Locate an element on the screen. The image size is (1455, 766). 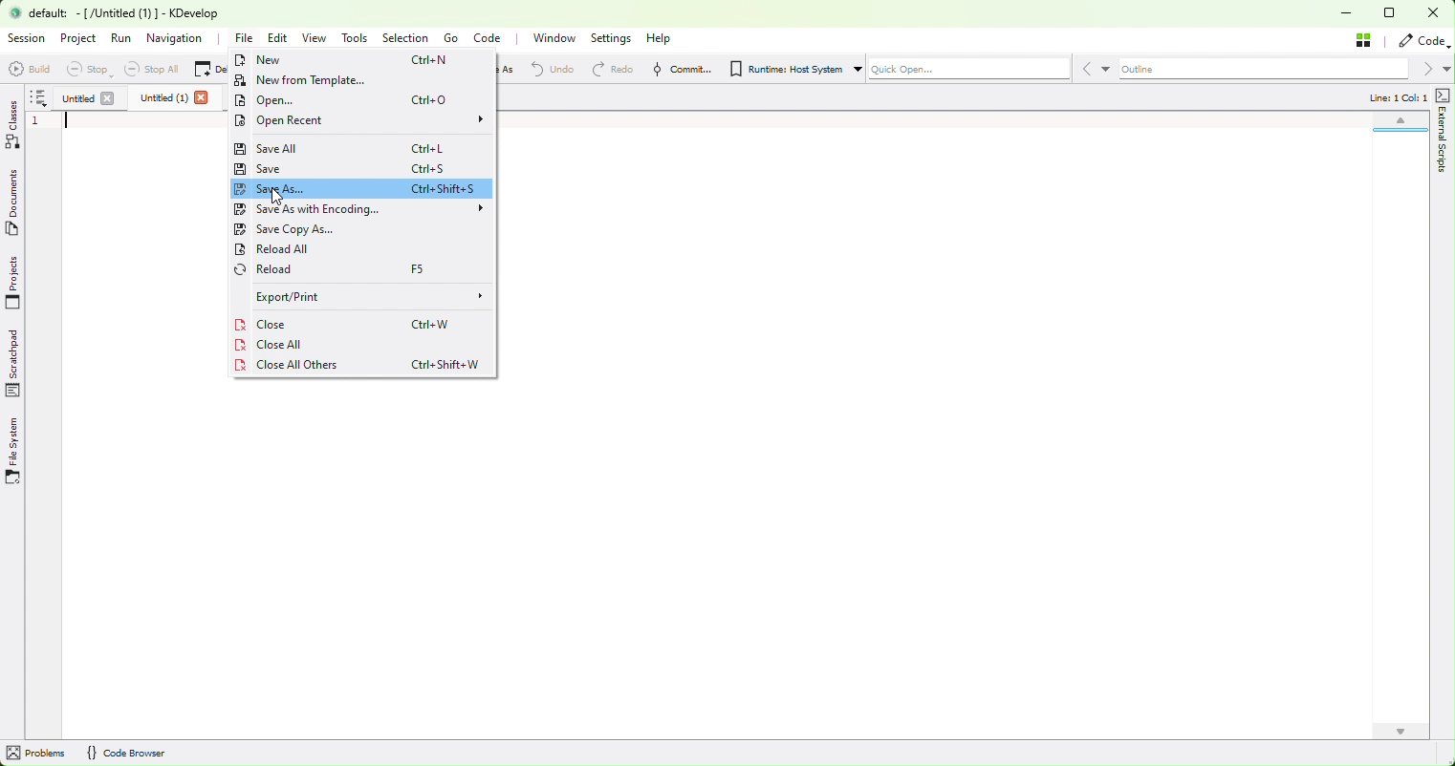
F5 is located at coordinates (421, 268).